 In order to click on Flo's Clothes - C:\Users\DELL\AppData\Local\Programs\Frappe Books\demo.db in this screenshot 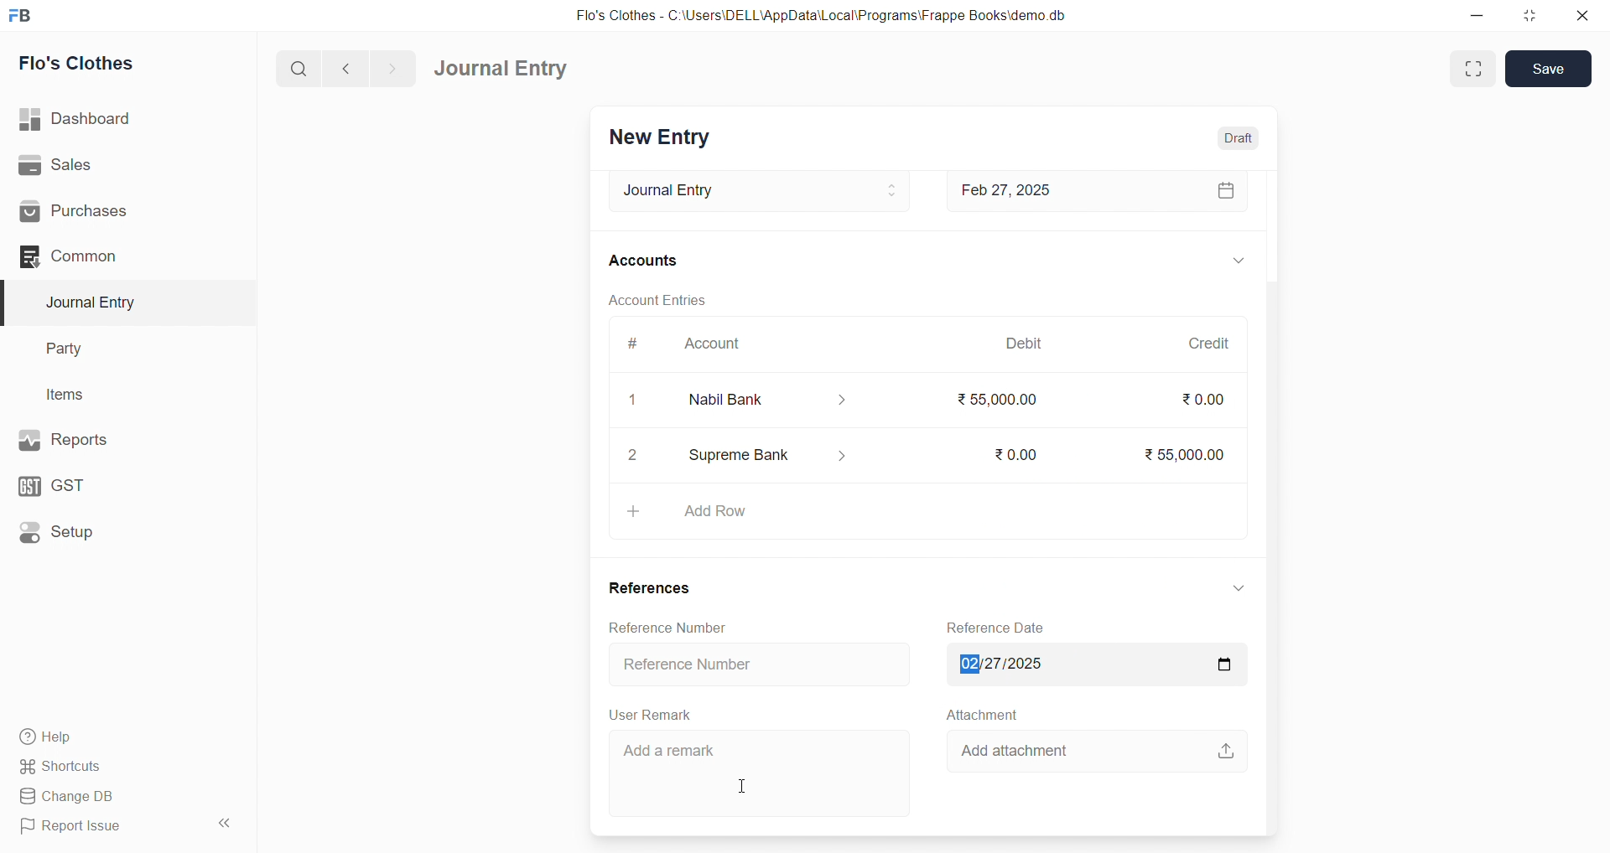, I will do `click(821, 14)`.